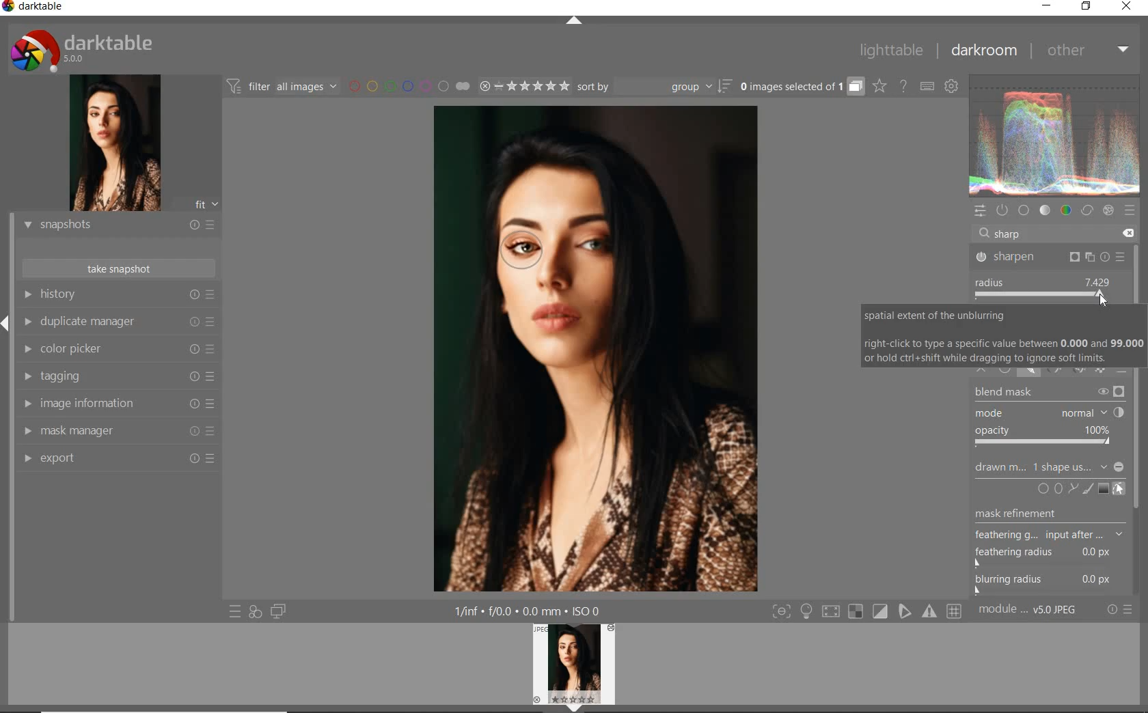 Image resolution: width=1148 pixels, height=713 pixels. Describe the element at coordinates (1087, 211) in the screenshot. I see `correct` at that location.